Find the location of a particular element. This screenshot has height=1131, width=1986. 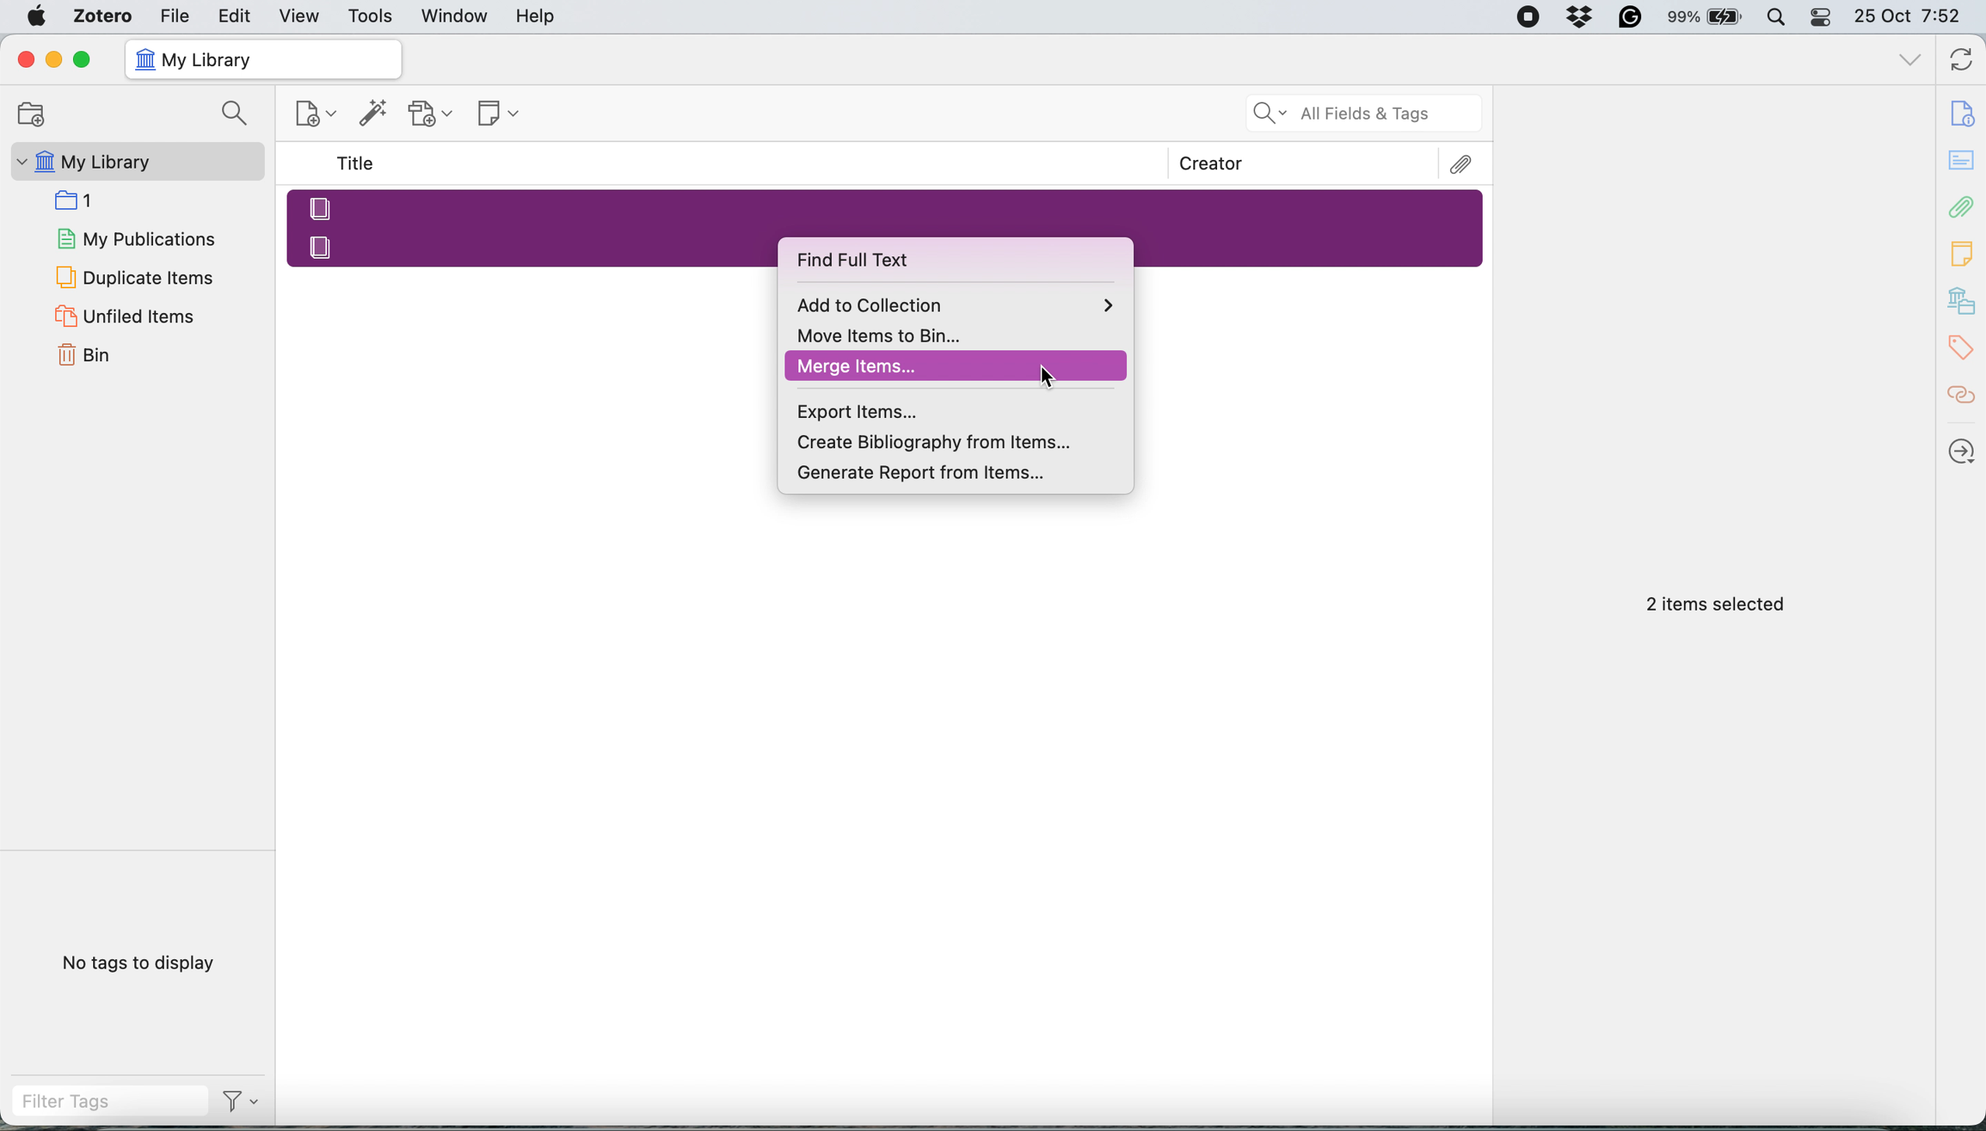

Find Full Text is located at coordinates (895, 261).